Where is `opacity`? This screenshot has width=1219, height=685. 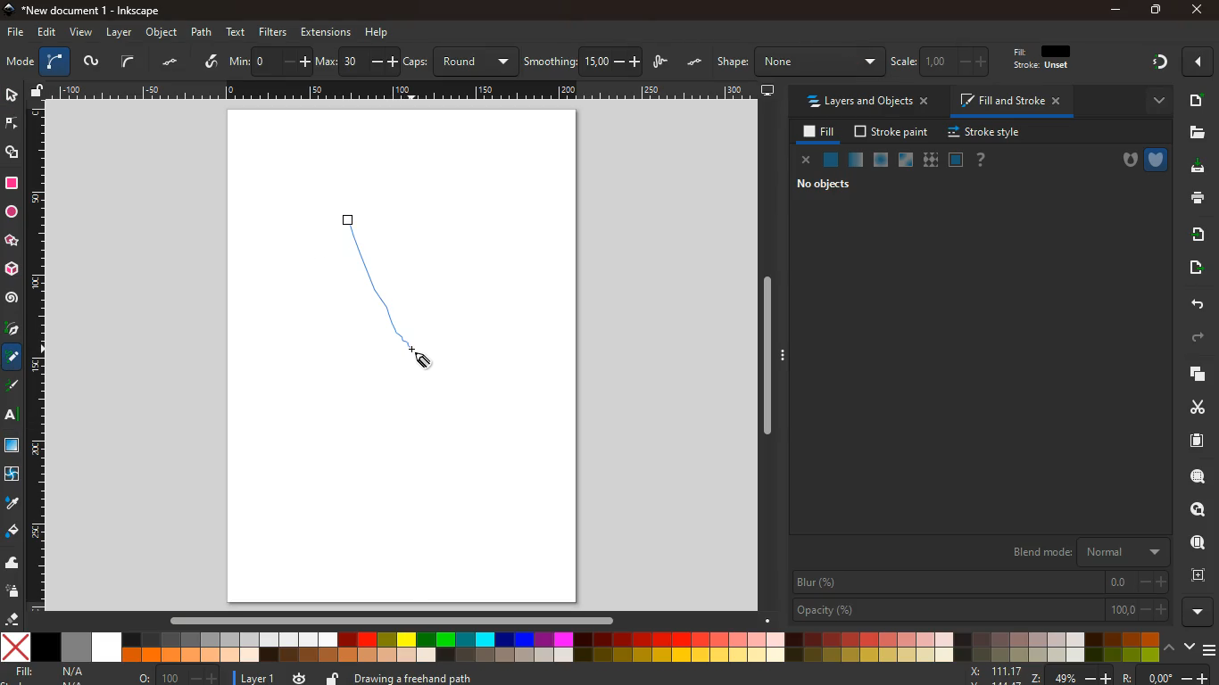
opacity is located at coordinates (882, 161).